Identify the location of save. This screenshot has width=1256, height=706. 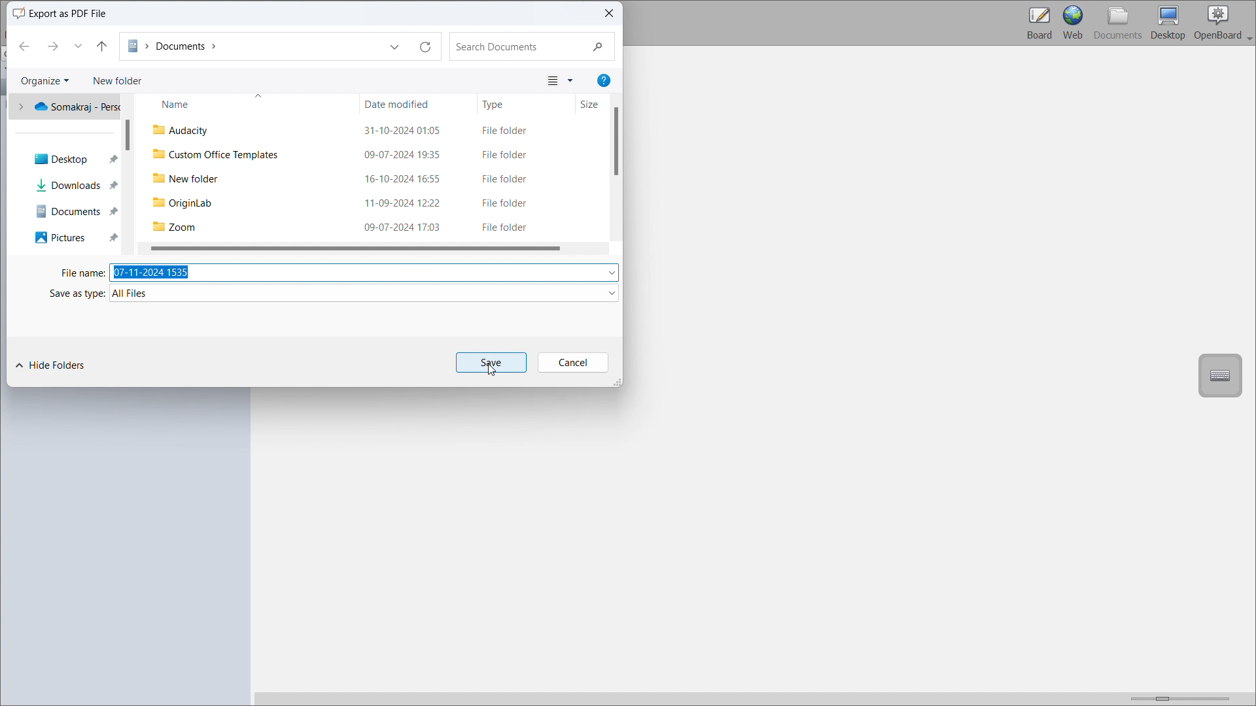
(490, 363).